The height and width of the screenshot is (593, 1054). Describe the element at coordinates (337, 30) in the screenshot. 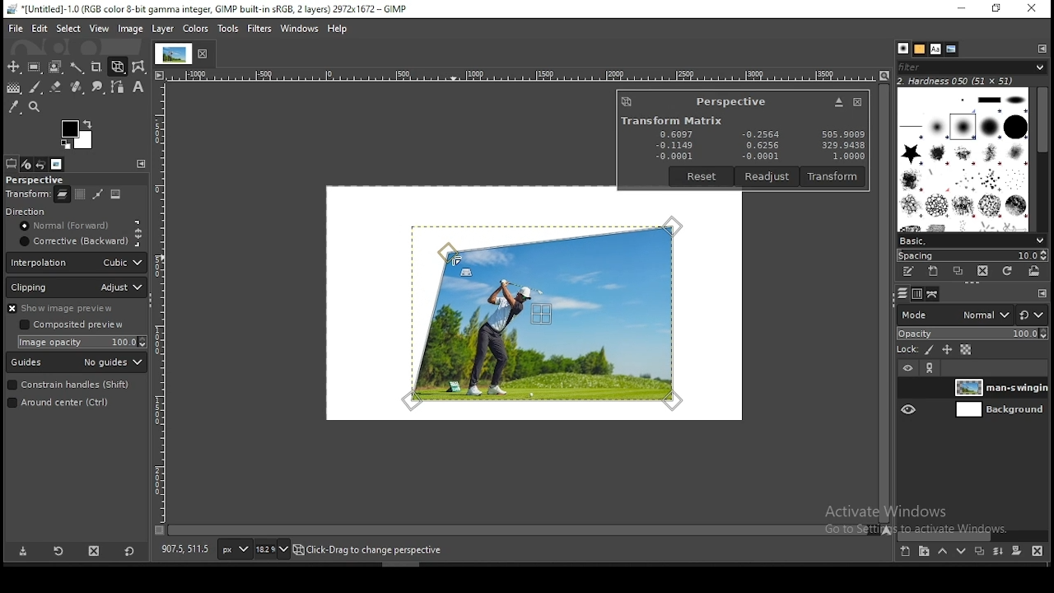

I see `help` at that location.